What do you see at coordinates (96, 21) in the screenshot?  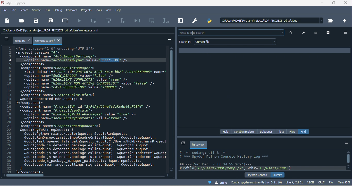 I see `run current cell` at bounding box center [96, 21].